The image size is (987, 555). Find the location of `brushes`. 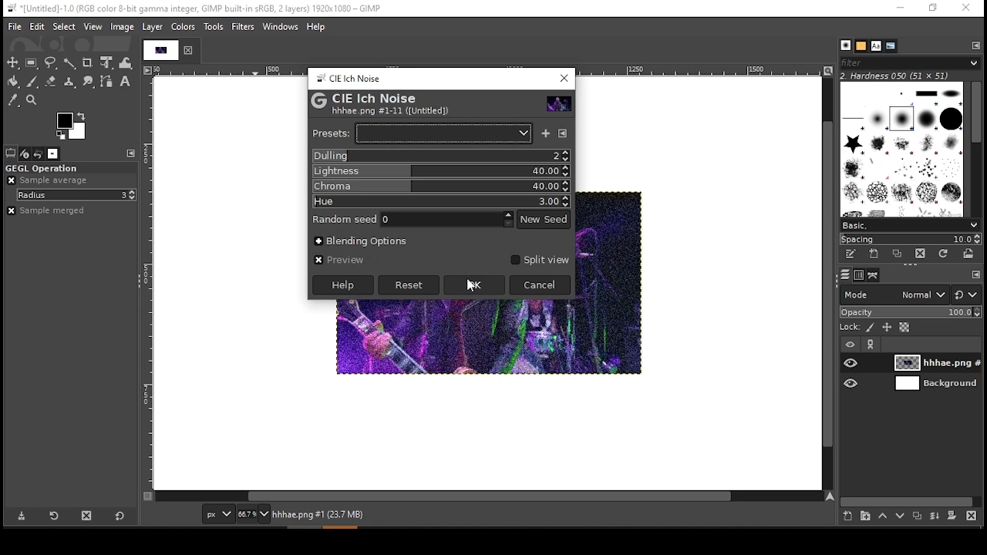

brushes is located at coordinates (903, 150).